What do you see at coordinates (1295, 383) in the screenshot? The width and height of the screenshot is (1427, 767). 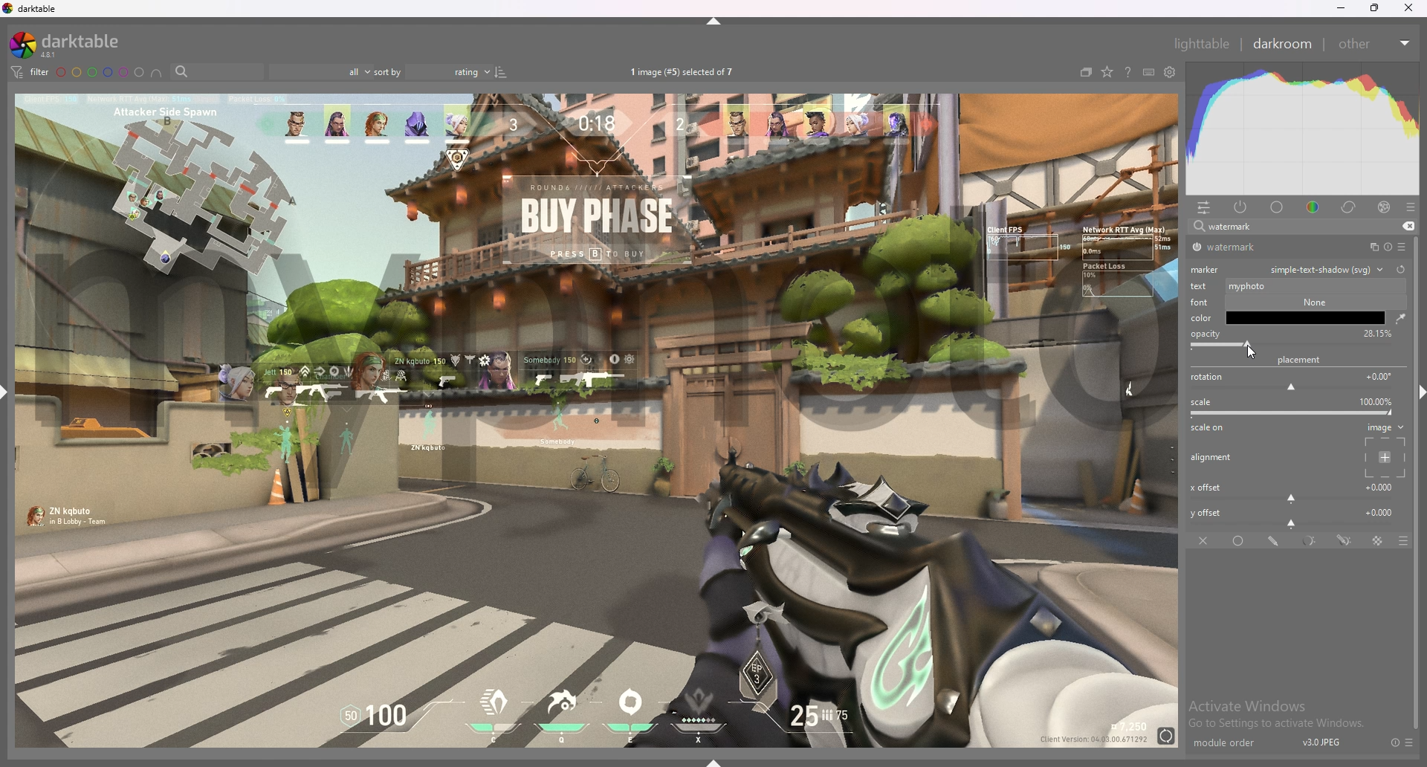 I see `rotation` at bounding box center [1295, 383].